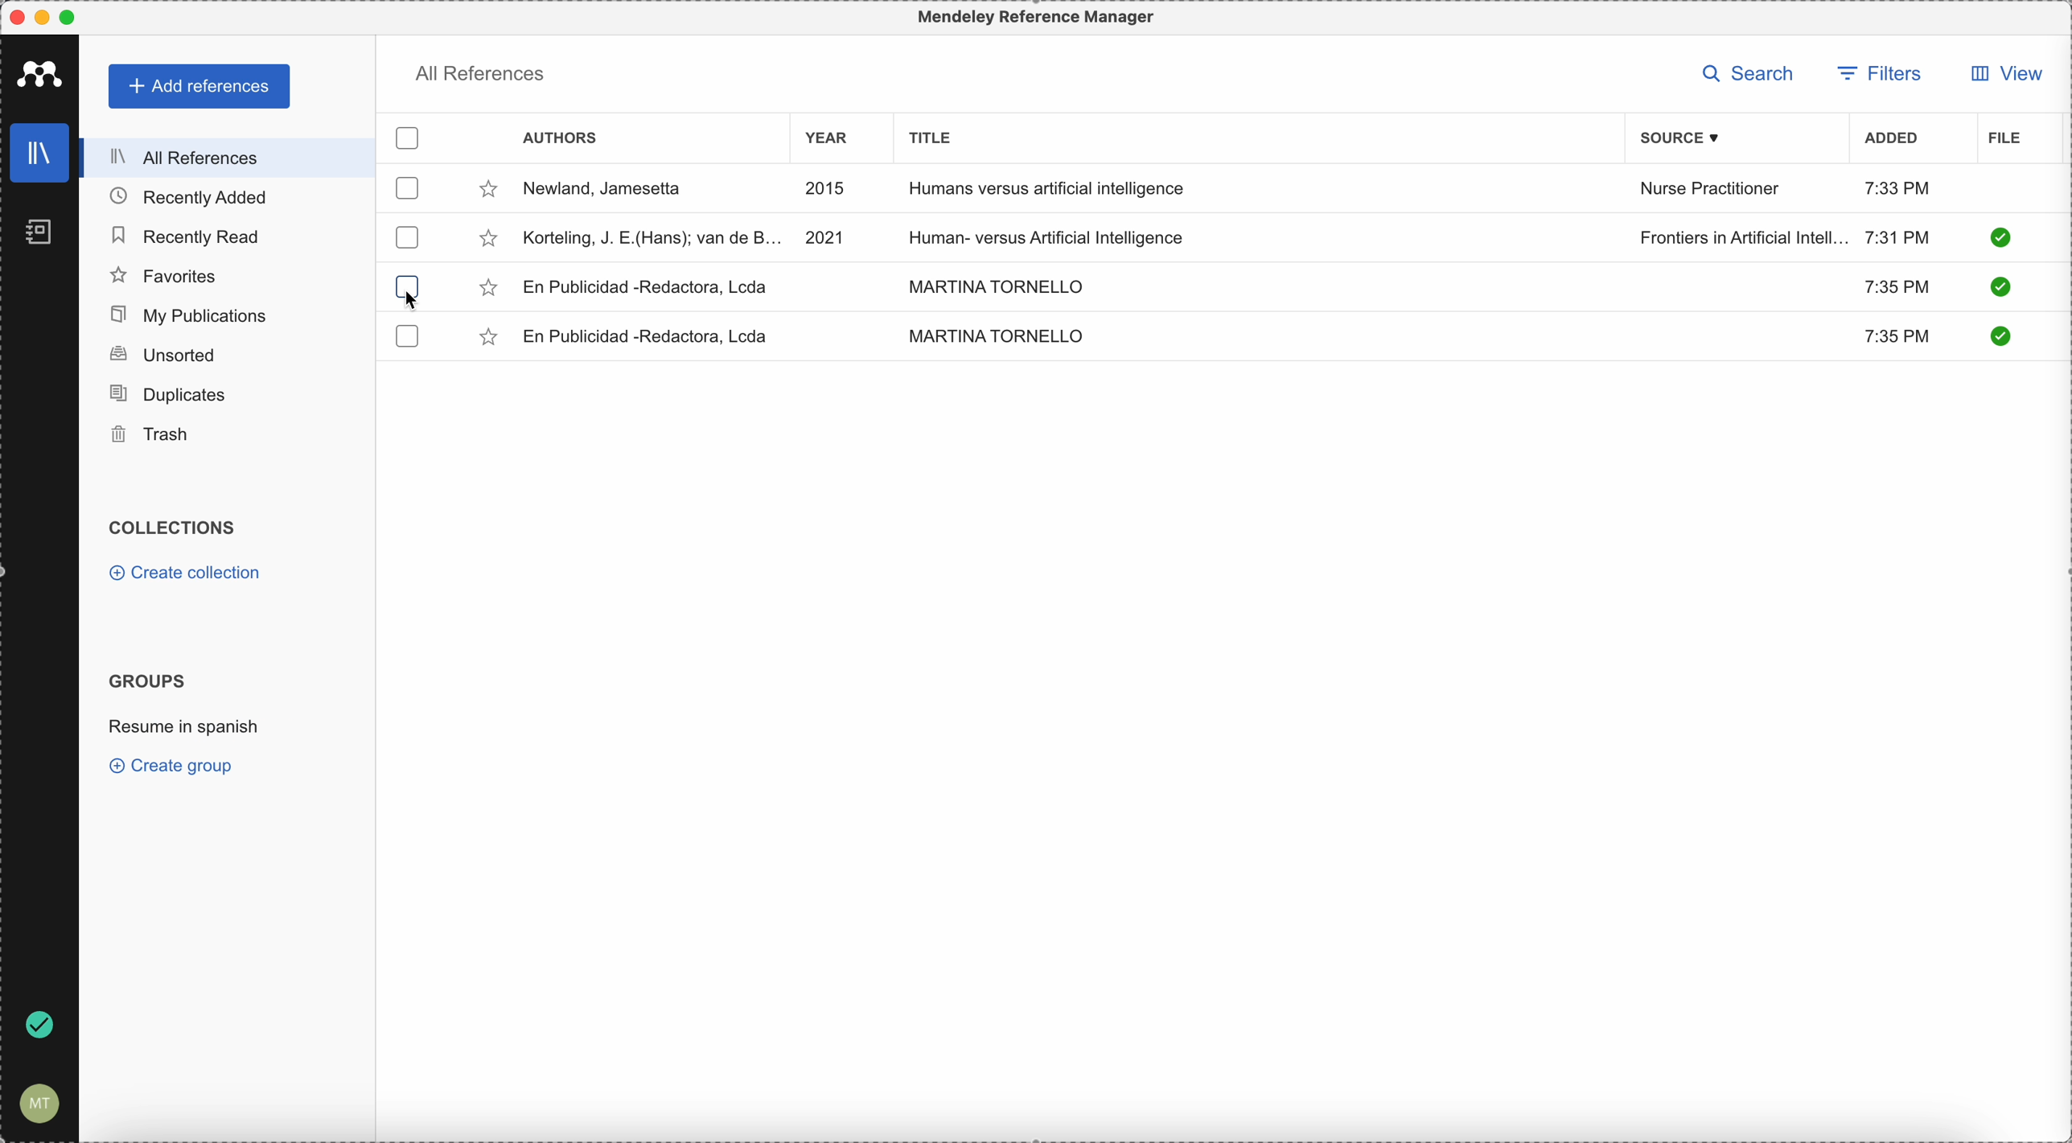  What do you see at coordinates (191, 315) in the screenshot?
I see `my publications` at bounding box center [191, 315].